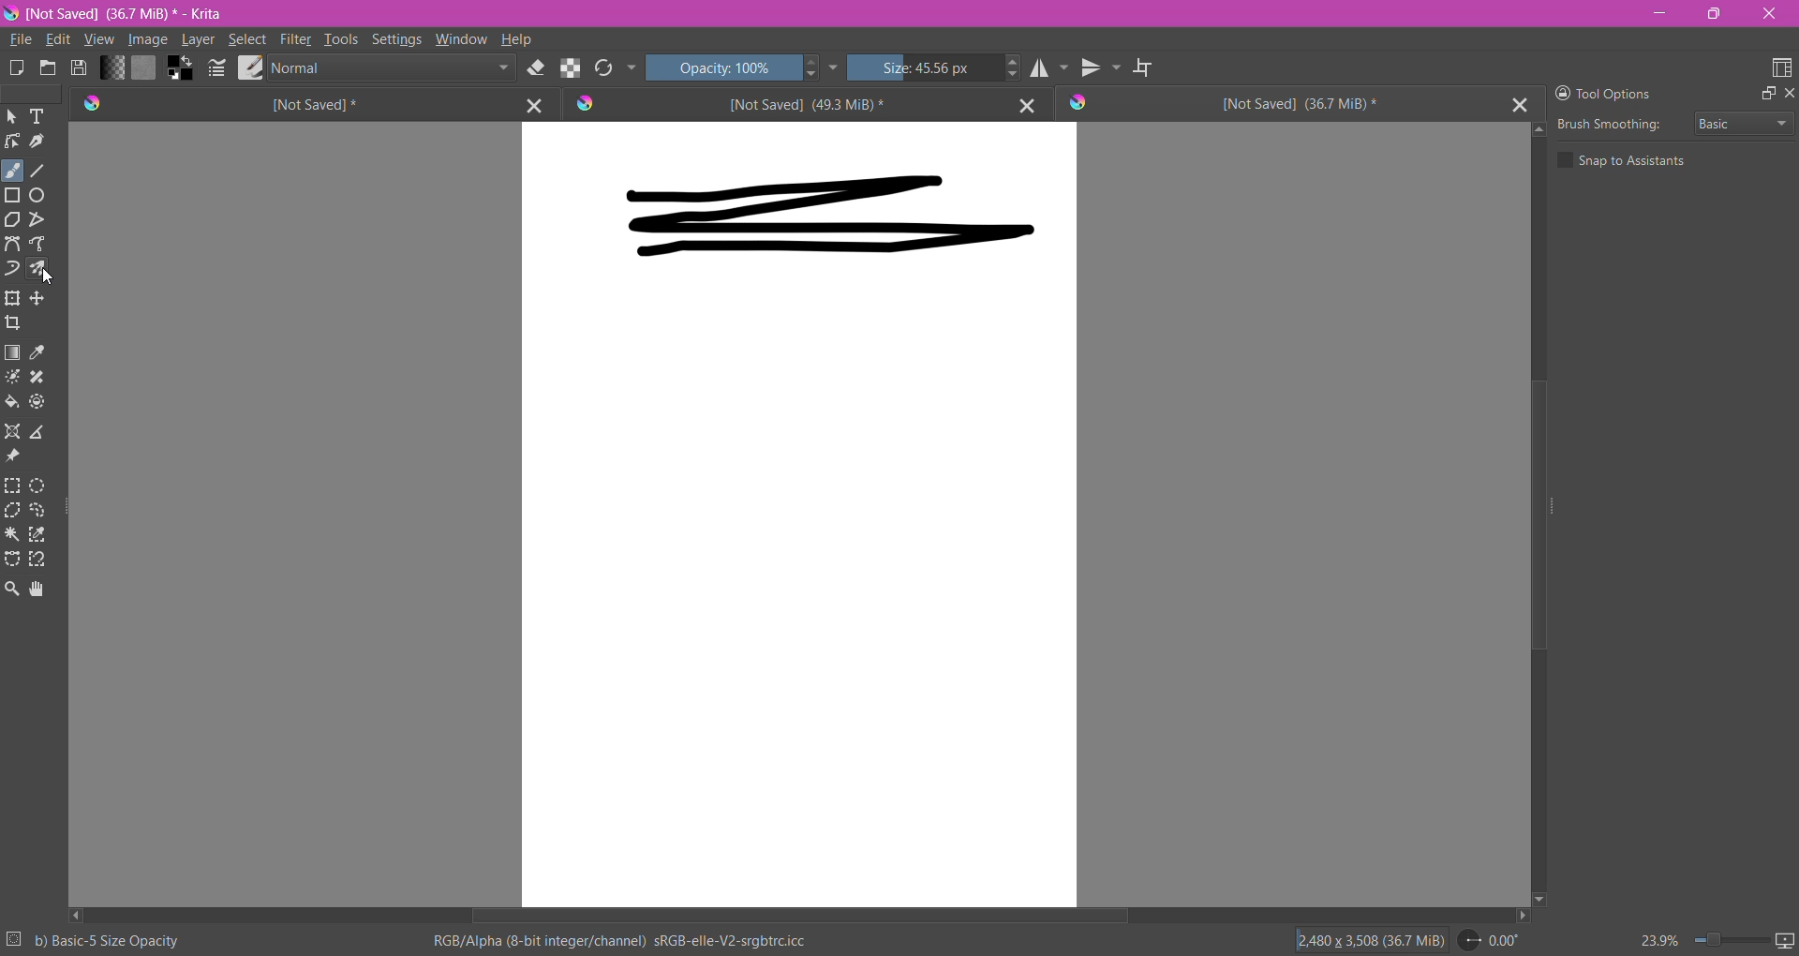  Describe the element at coordinates (1521, 104) in the screenshot. I see `Close Tab` at that location.